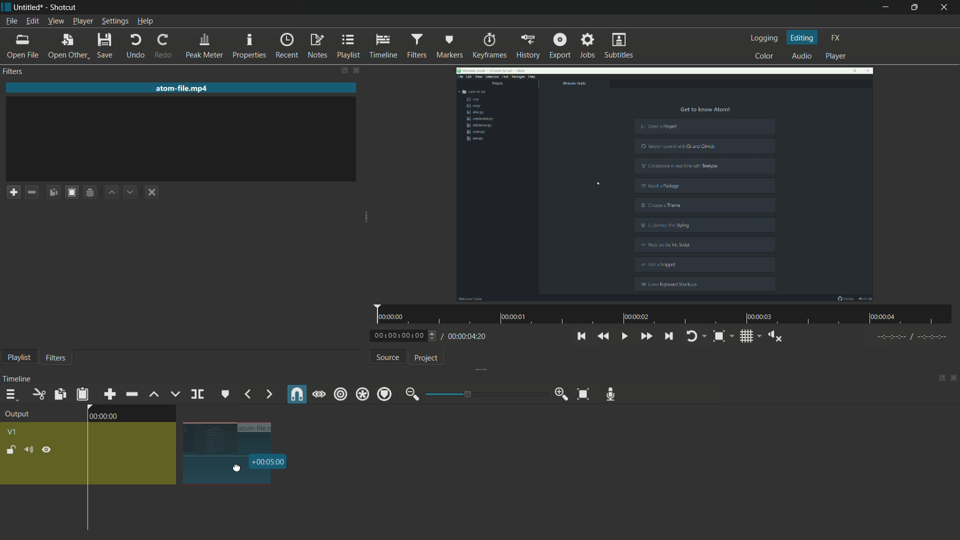 This screenshot has height=540, width=960. Describe the element at coordinates (103, 416) in the screenshot. I see `current time` at that location.